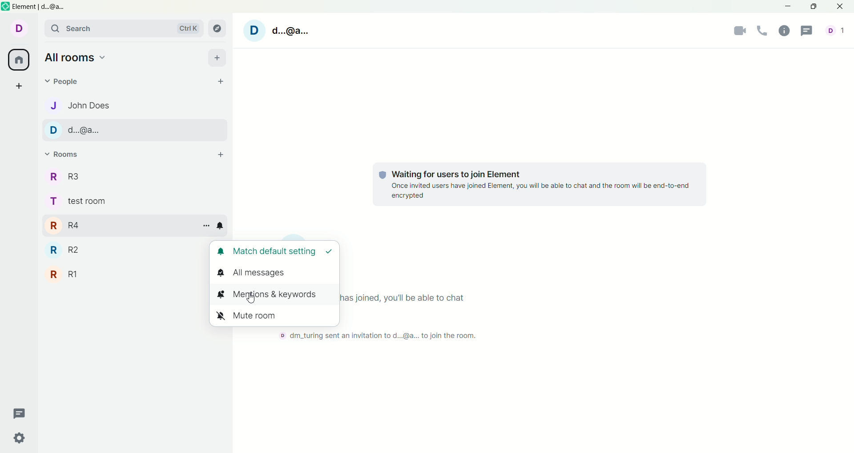 This screenshot has width=854, height=453. What do you see at coordinates (39, 7) in the screenshot?
I see `Element | d..@a...` at bounding box center [39, 7].